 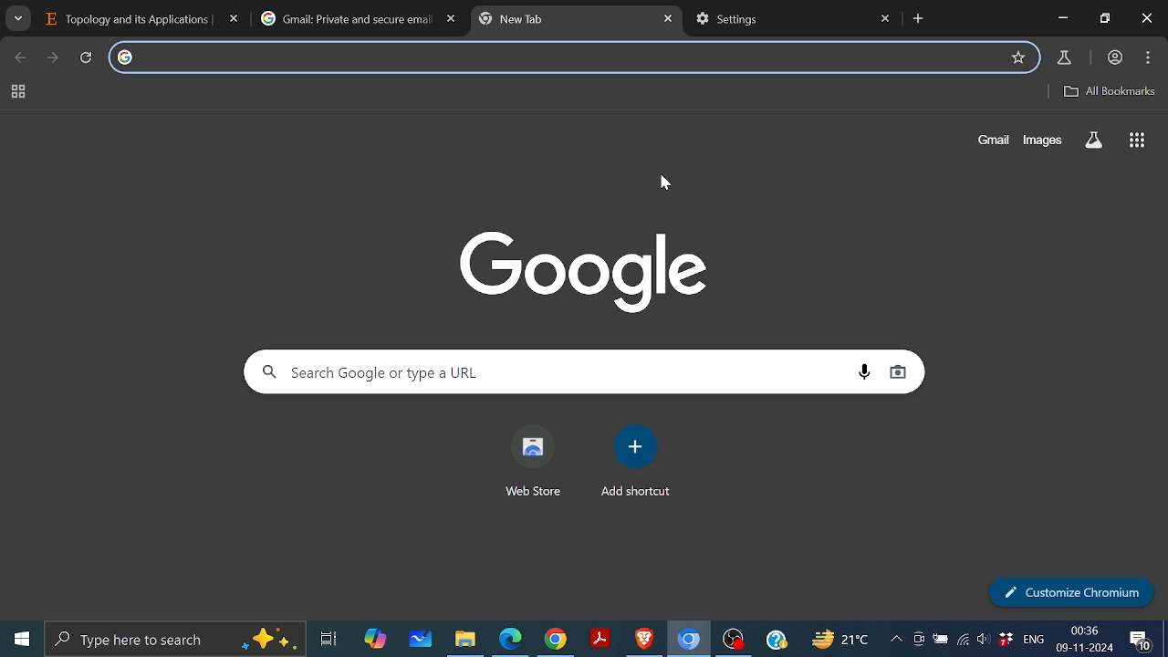 What do you see at coordinates (1112, 57) in the screenshot?
I see `Work` at bounding box center [1112, 57].